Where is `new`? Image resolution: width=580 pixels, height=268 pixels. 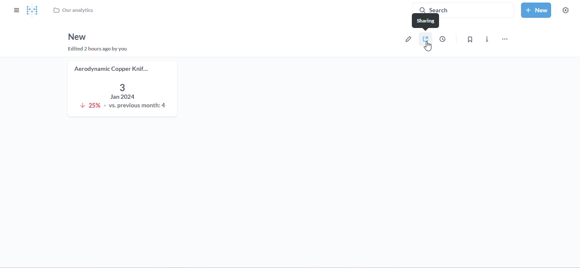 new is located at coordinates (536, 10).